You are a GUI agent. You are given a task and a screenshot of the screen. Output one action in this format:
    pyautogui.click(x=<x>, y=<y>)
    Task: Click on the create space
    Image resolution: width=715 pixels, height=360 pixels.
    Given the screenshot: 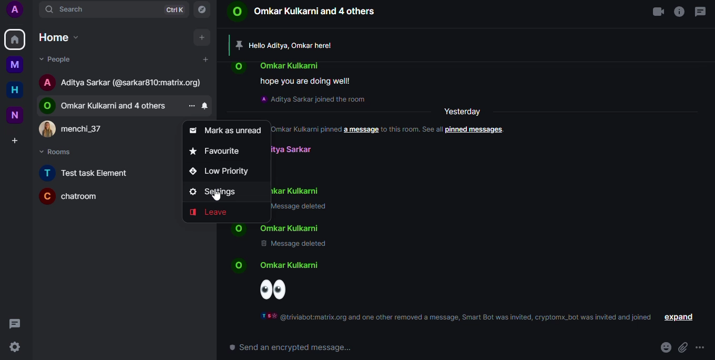 What is the action you would take?
    pyautogui.click(x=17, y=141)
    